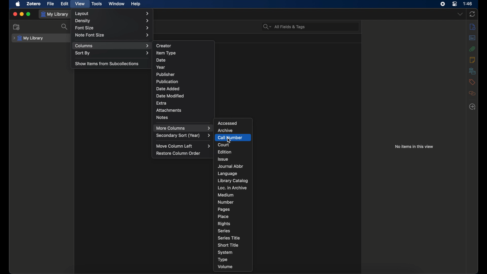 This screenshot has height=274, width=487. What do you see at coordinates (107, 63) in the screenshot?
I see `show items from subcollections` at bounding box center [107, 63].